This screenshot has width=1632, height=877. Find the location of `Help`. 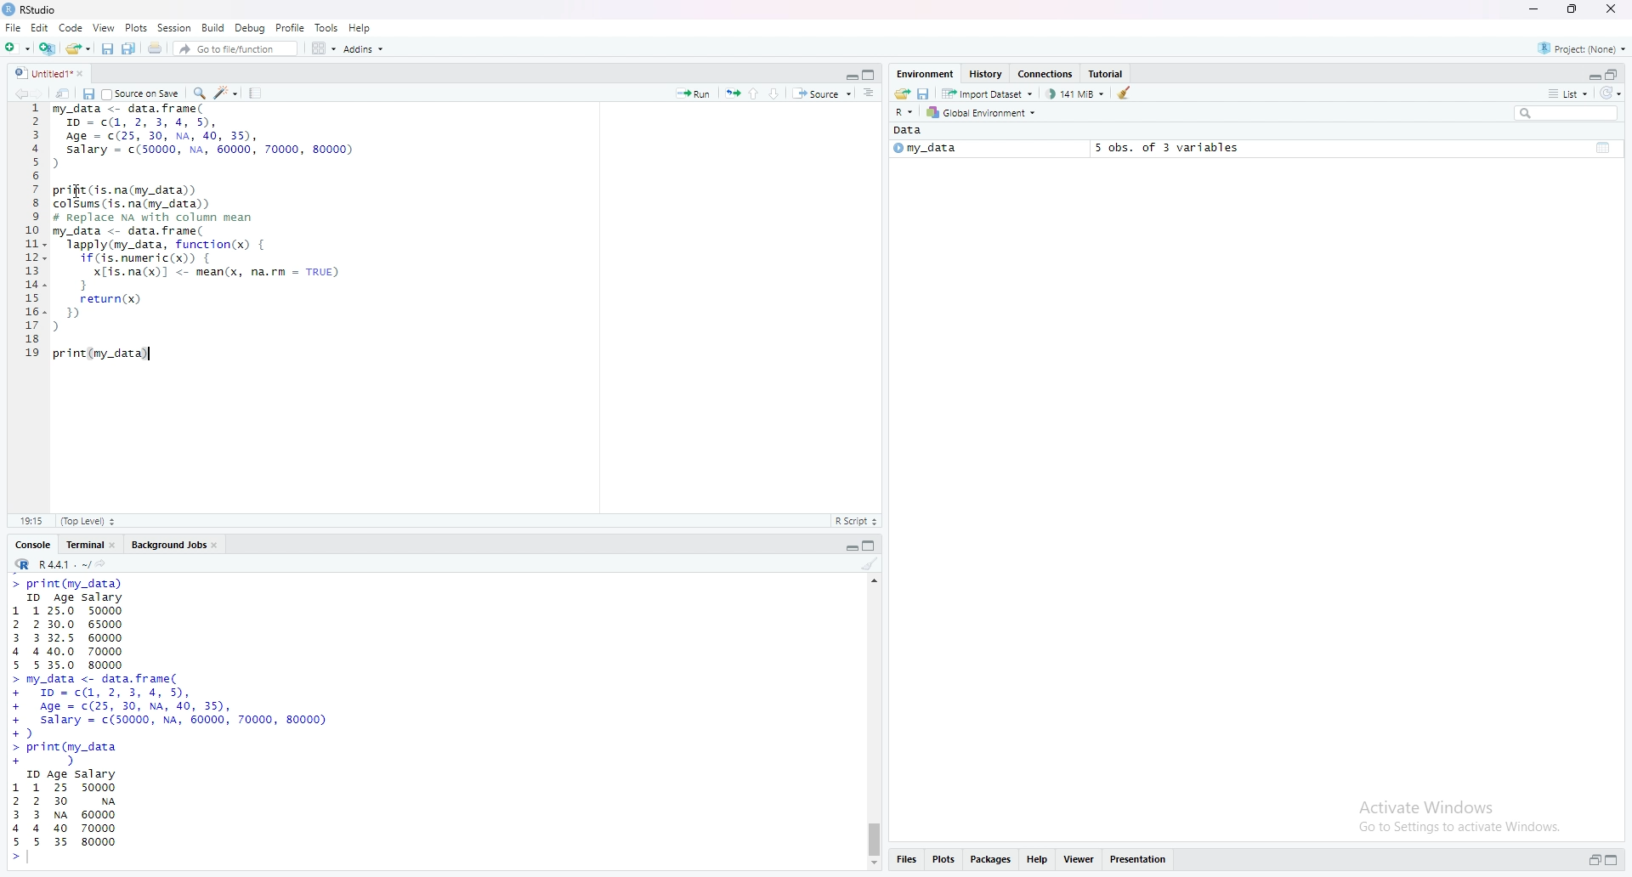

Help is located at coordinates (360, 27).